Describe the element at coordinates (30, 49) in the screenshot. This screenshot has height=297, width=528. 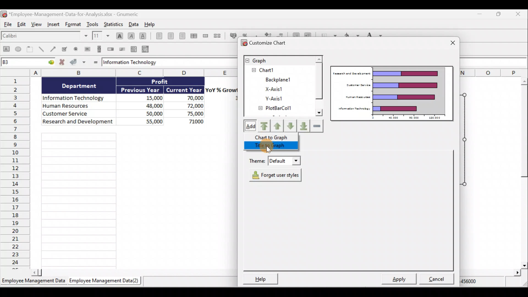
I see `Create a frame` at that location.